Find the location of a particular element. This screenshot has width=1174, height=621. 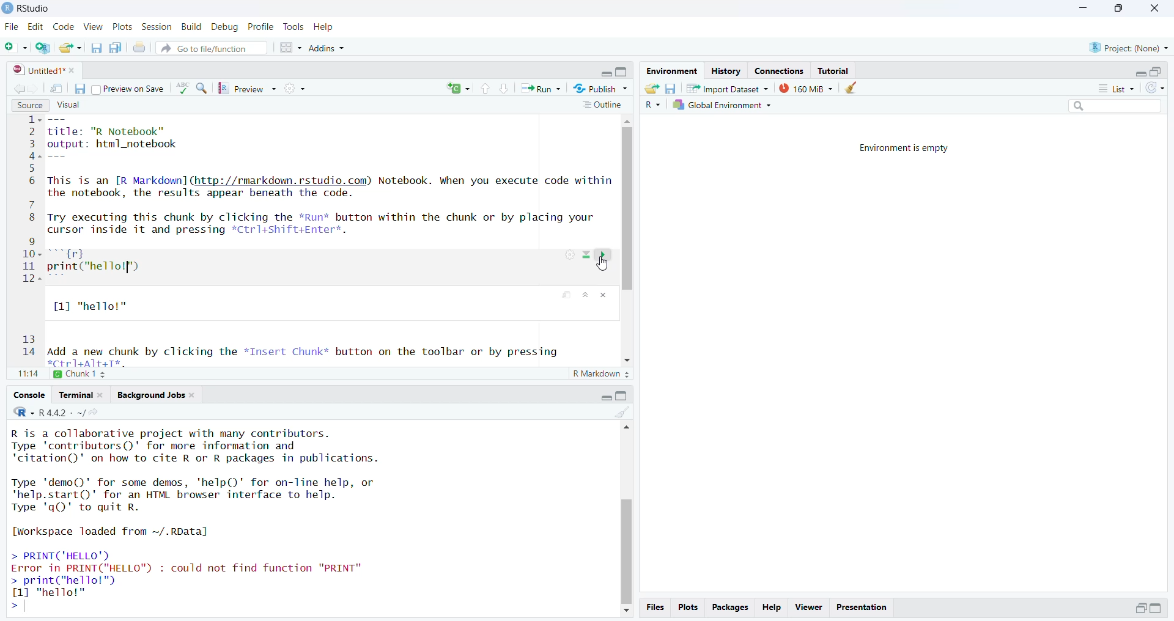

line numbers is located at coordinates (32, 240).